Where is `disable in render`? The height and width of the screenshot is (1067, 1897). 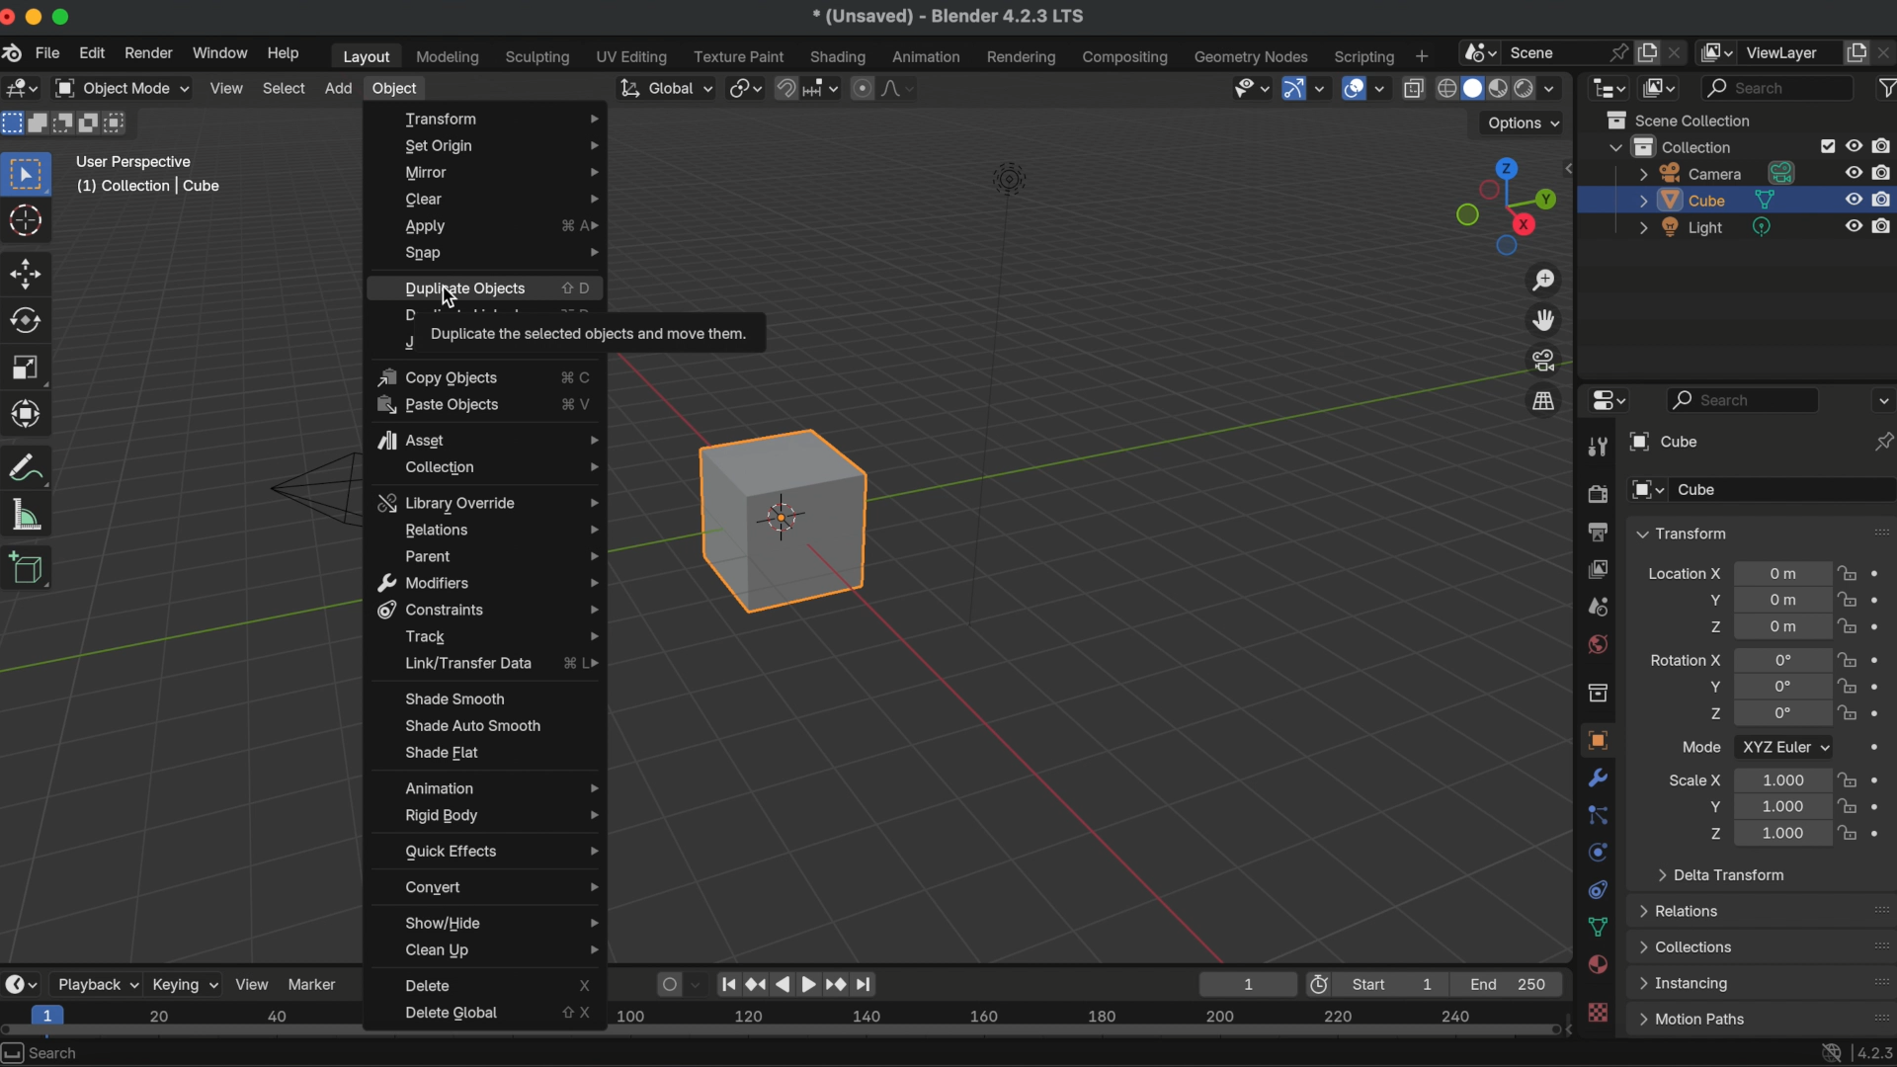 disable in render is located at coordinates (1884, 198).